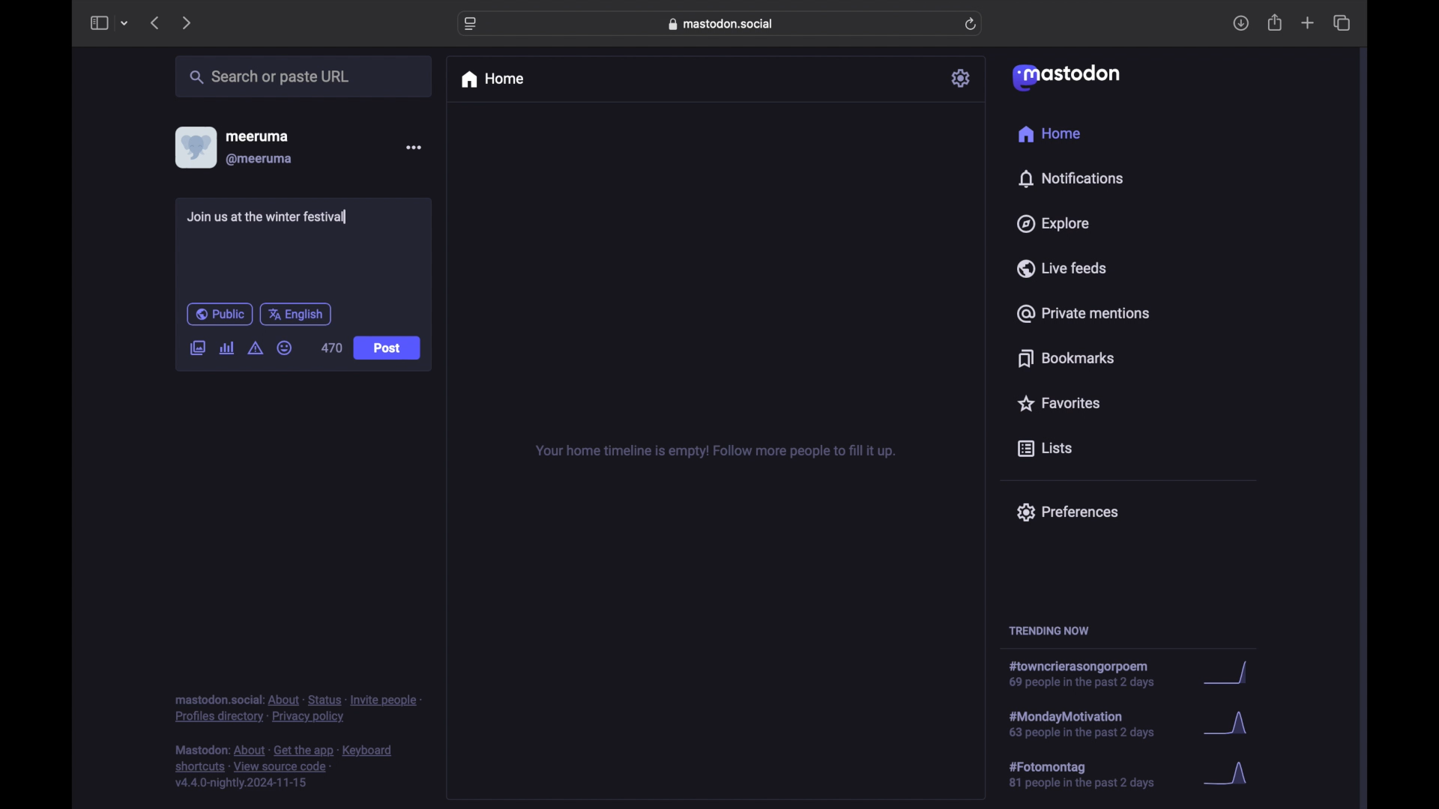 The image size is (1439, 809). Describe the element at coordinates (298, 708) in the screenshot. I see `footnote` at that location.